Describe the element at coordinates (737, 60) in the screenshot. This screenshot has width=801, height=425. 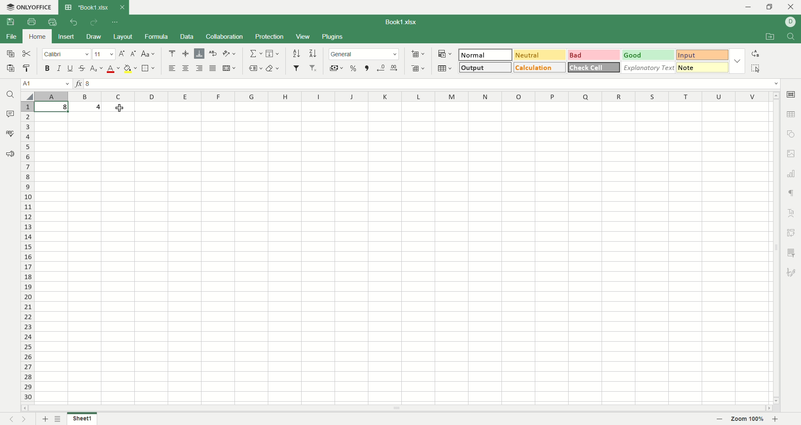
I see `style options` at that location.